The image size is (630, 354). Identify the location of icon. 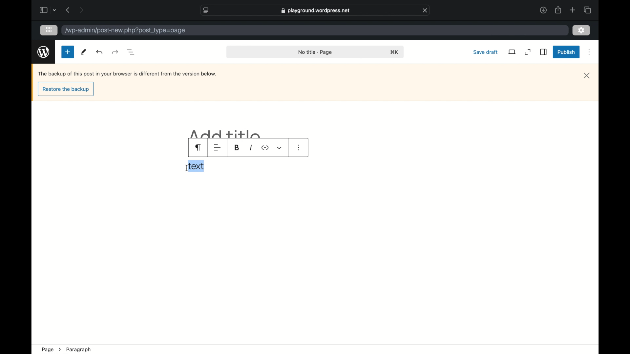
(265, 148).